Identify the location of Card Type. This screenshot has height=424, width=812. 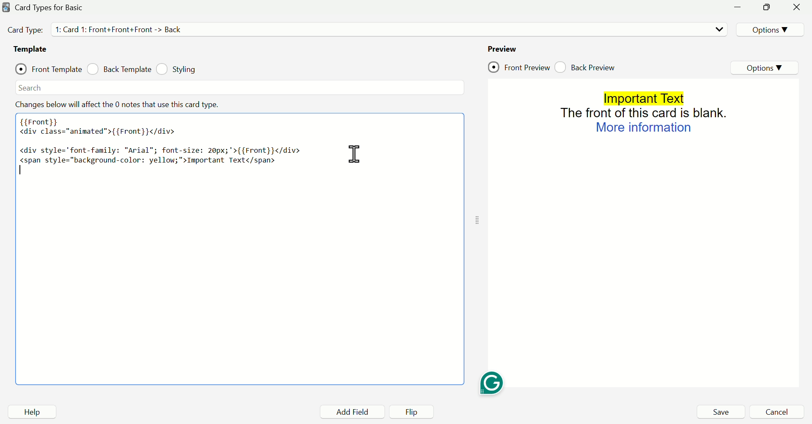
(26, 30).